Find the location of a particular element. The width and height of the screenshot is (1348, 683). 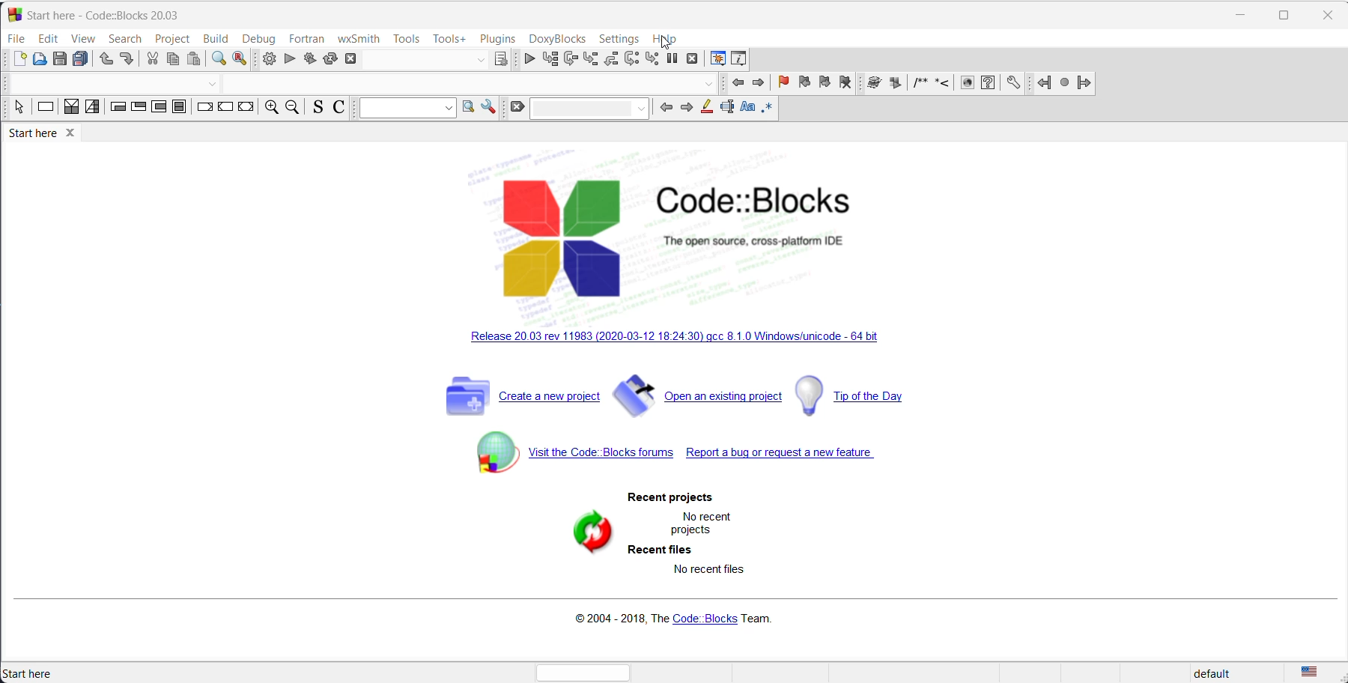

run to cursor is located at coordinates (550, 60).